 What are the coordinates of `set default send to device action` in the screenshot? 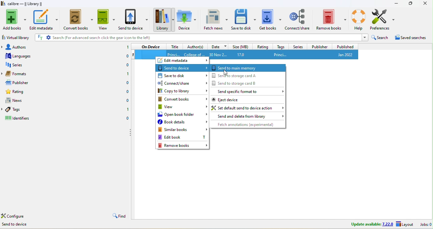 It's located at (248, 107).